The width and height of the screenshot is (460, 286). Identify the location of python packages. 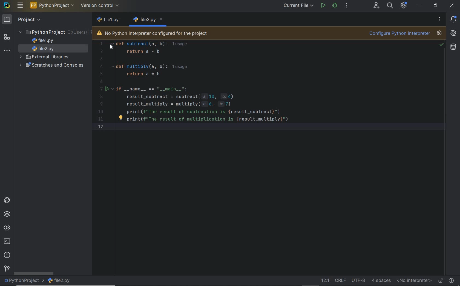
(8, 214).